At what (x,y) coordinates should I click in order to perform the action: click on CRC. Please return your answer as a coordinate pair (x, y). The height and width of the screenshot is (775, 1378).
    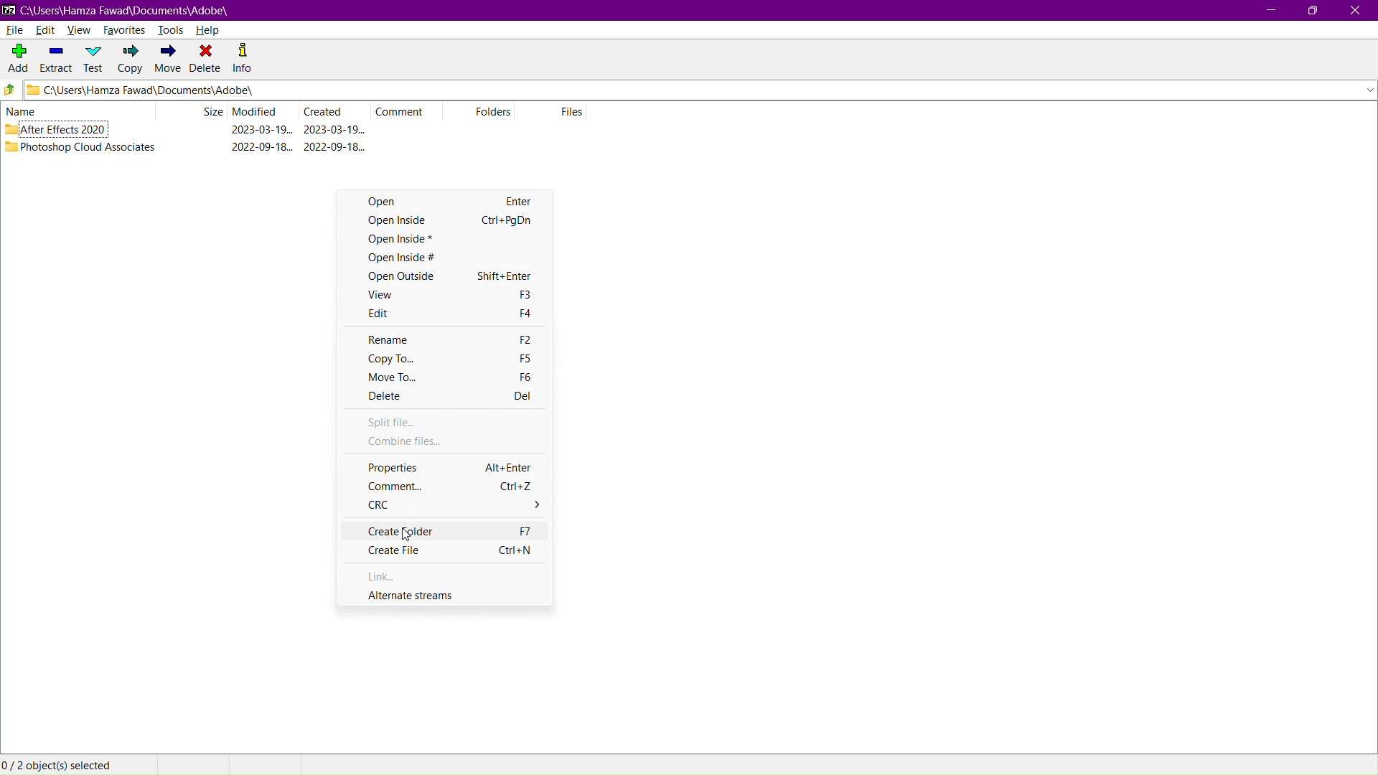
    Looking at the image, I should click on (443, 507).